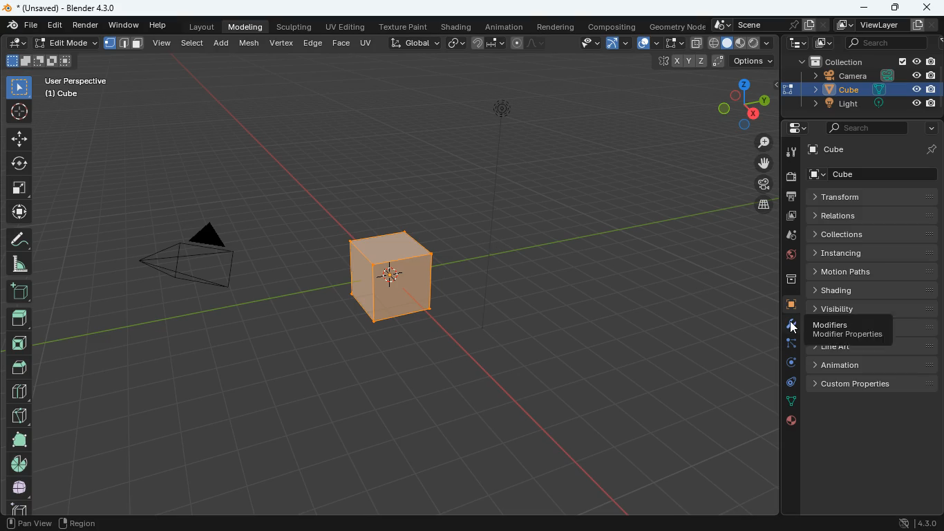  What do you see at coordinates (847, 330) in the screenshot?
I see `modifiers` at bounding box center [847, 330].